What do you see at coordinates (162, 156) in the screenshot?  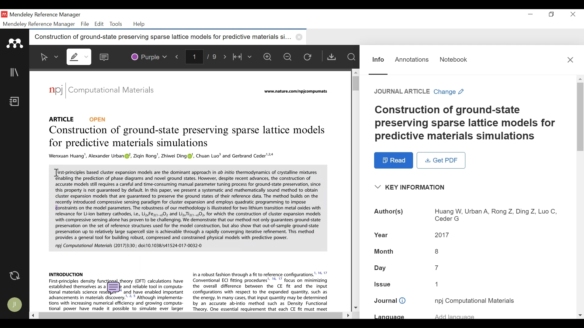 I see `PDF Context` at bounding box center [162, 156].